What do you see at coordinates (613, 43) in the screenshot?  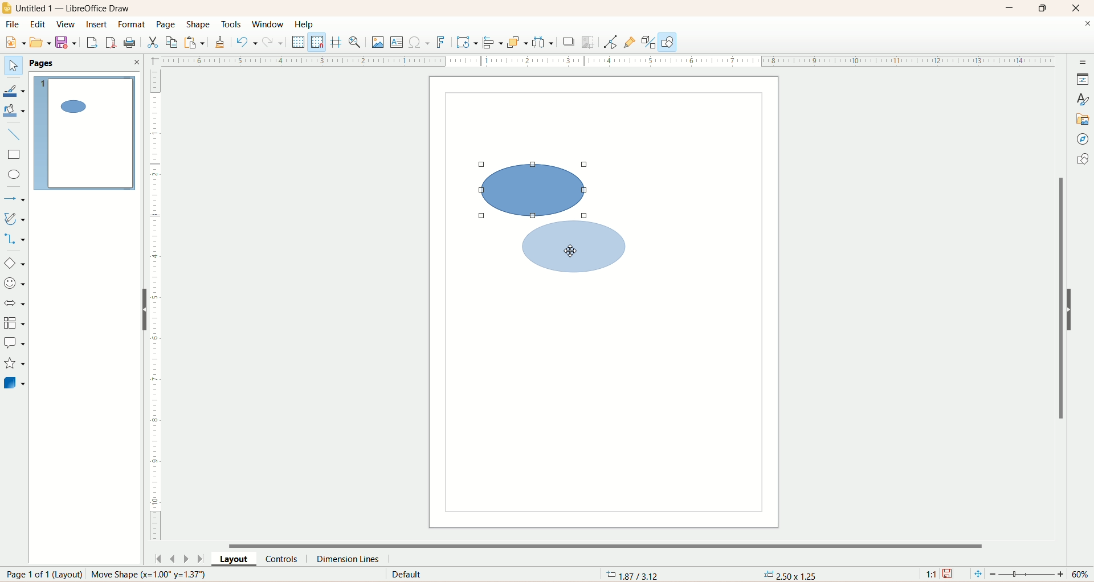 I see `point edit mode` at bounding box center [613, 43].